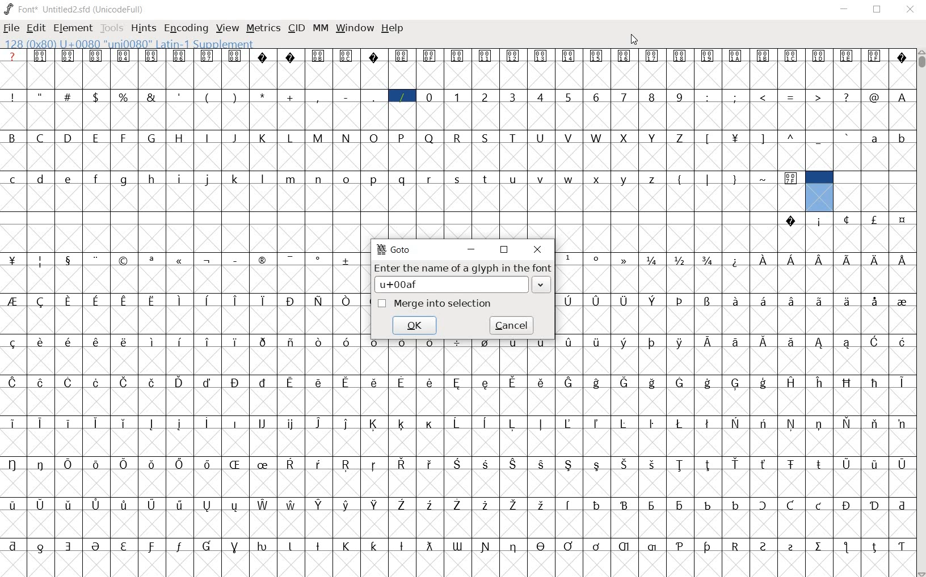 This screenshot has width=926, height=577. Describe the element at coordinates (542, 545) in the screenshot. I see `Symbol` at that location.